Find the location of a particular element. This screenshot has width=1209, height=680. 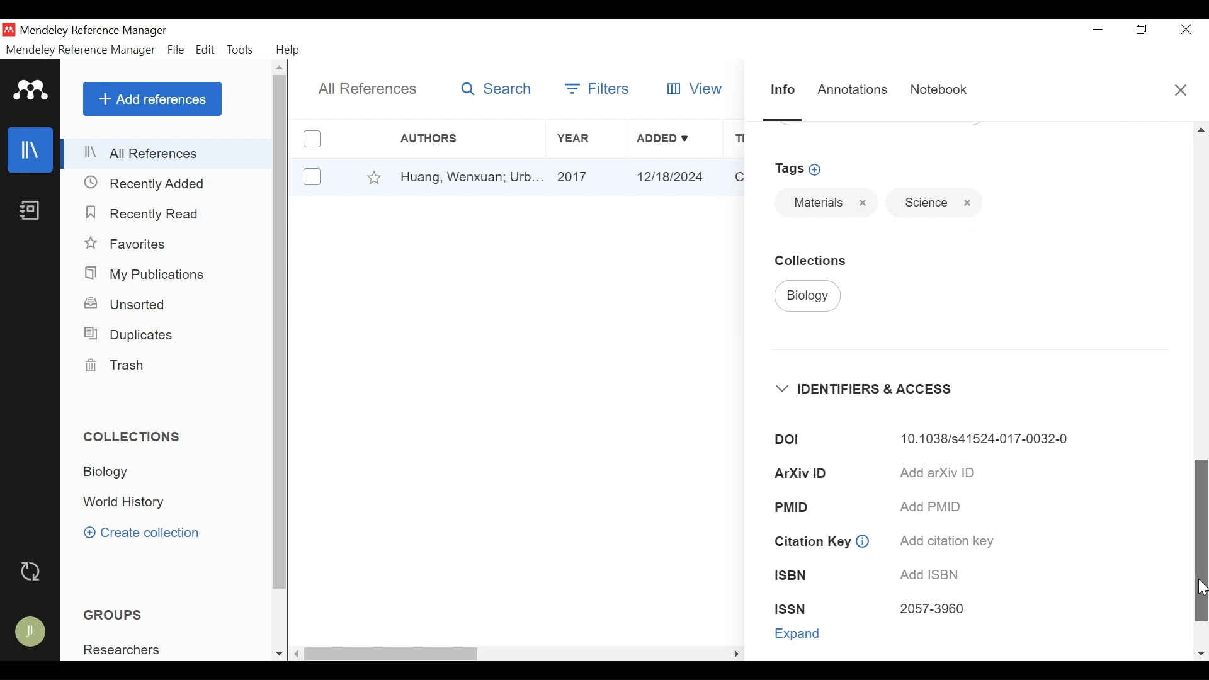

Scroll Rigt is located at coordinates (735, 655).